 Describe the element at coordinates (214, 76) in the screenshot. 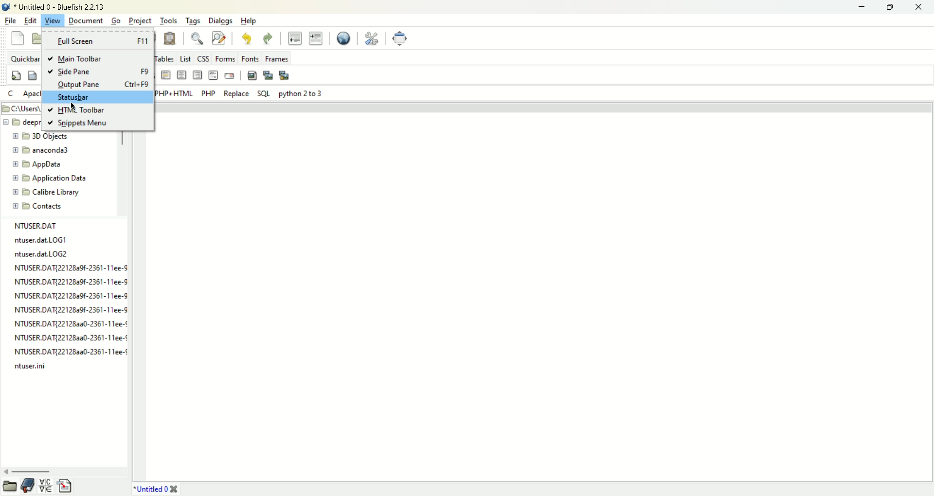

I see `html comment` at that location.